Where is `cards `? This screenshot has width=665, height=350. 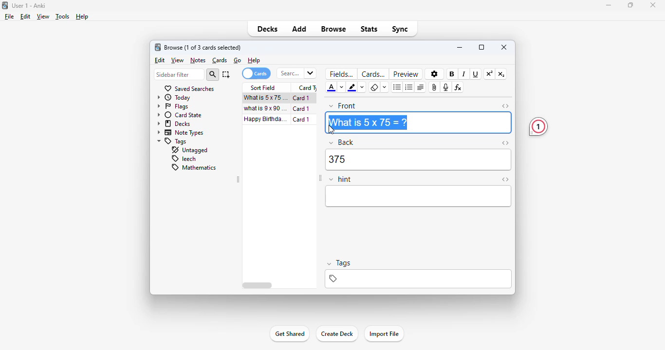
cards  is located at coordinates (373, 74).